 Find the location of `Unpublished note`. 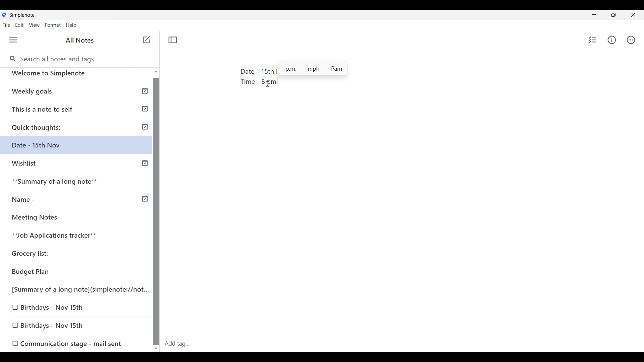

Unpublished note is located at coordinates (51, 326).